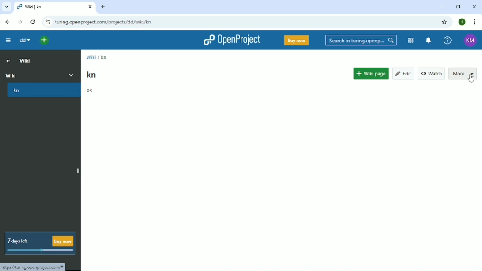 The height and width of the screenshot is (271, 482). Describe the element at coordinates (90, 90) in the screenshot. I see `ok` at that location.